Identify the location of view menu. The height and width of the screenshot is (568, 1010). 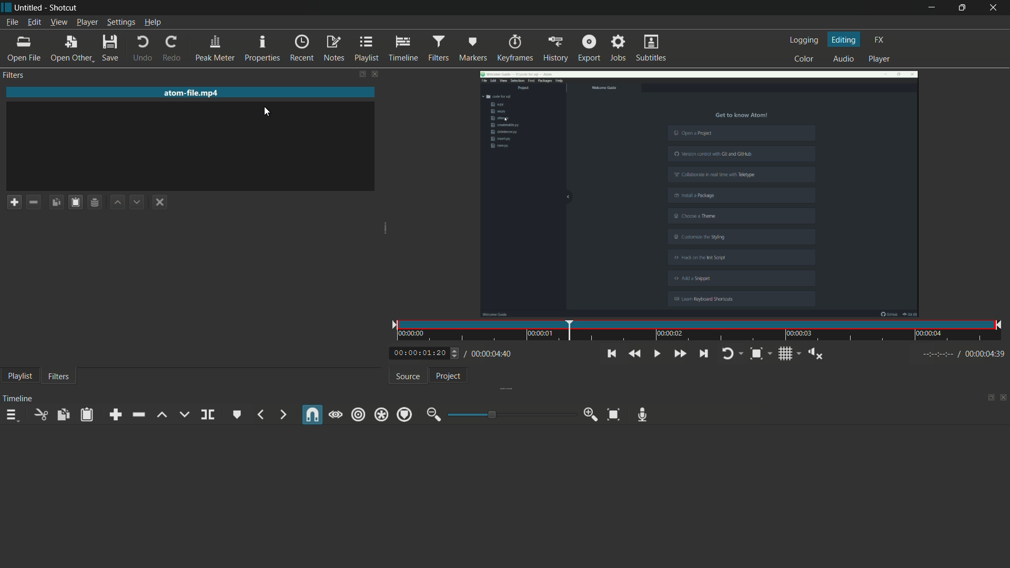
(59, 23).